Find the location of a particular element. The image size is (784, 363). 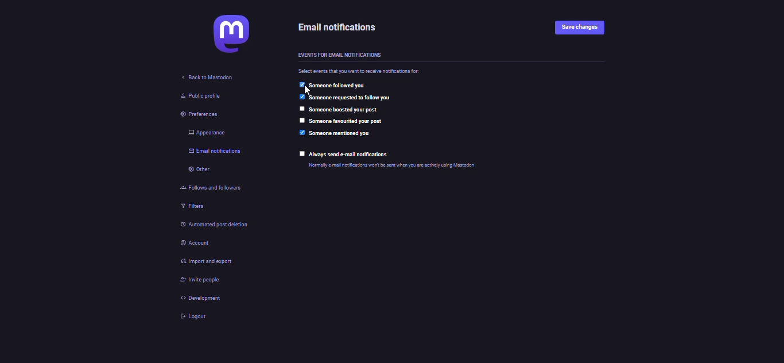

someone requested to follow you is located at coordinates (350, 98).